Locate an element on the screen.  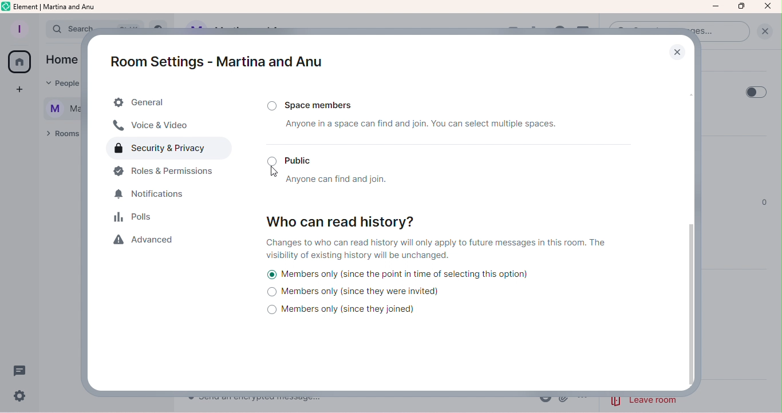
leave room is located at coordinates (644, 400).